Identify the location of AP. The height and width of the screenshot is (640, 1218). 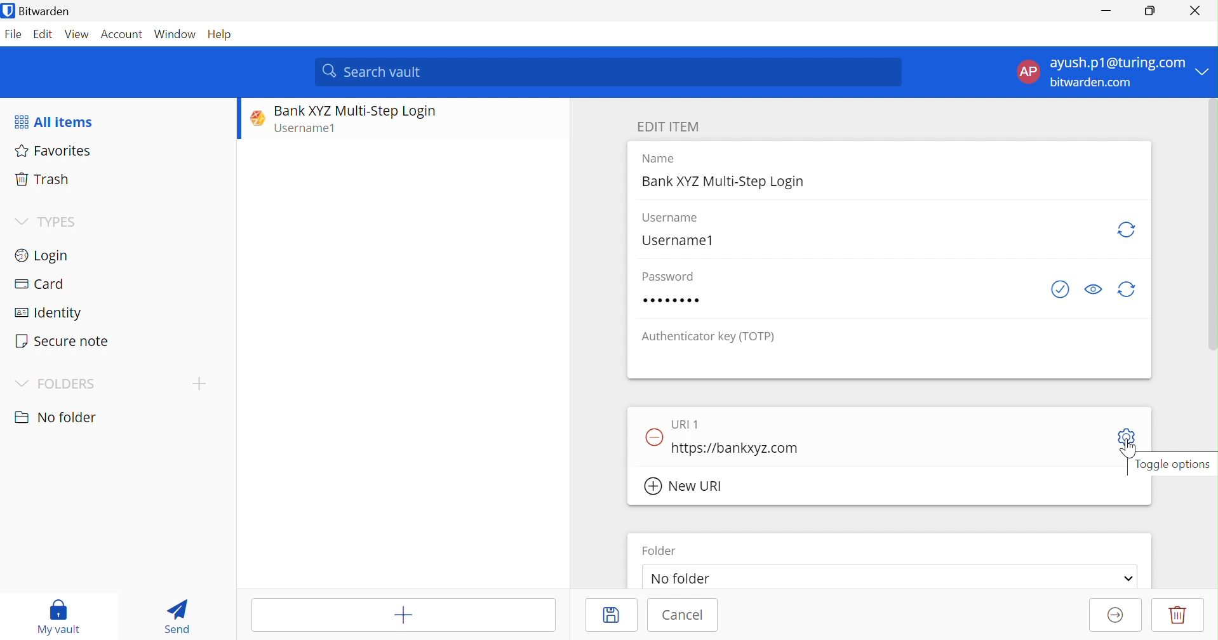
(1032, 72).